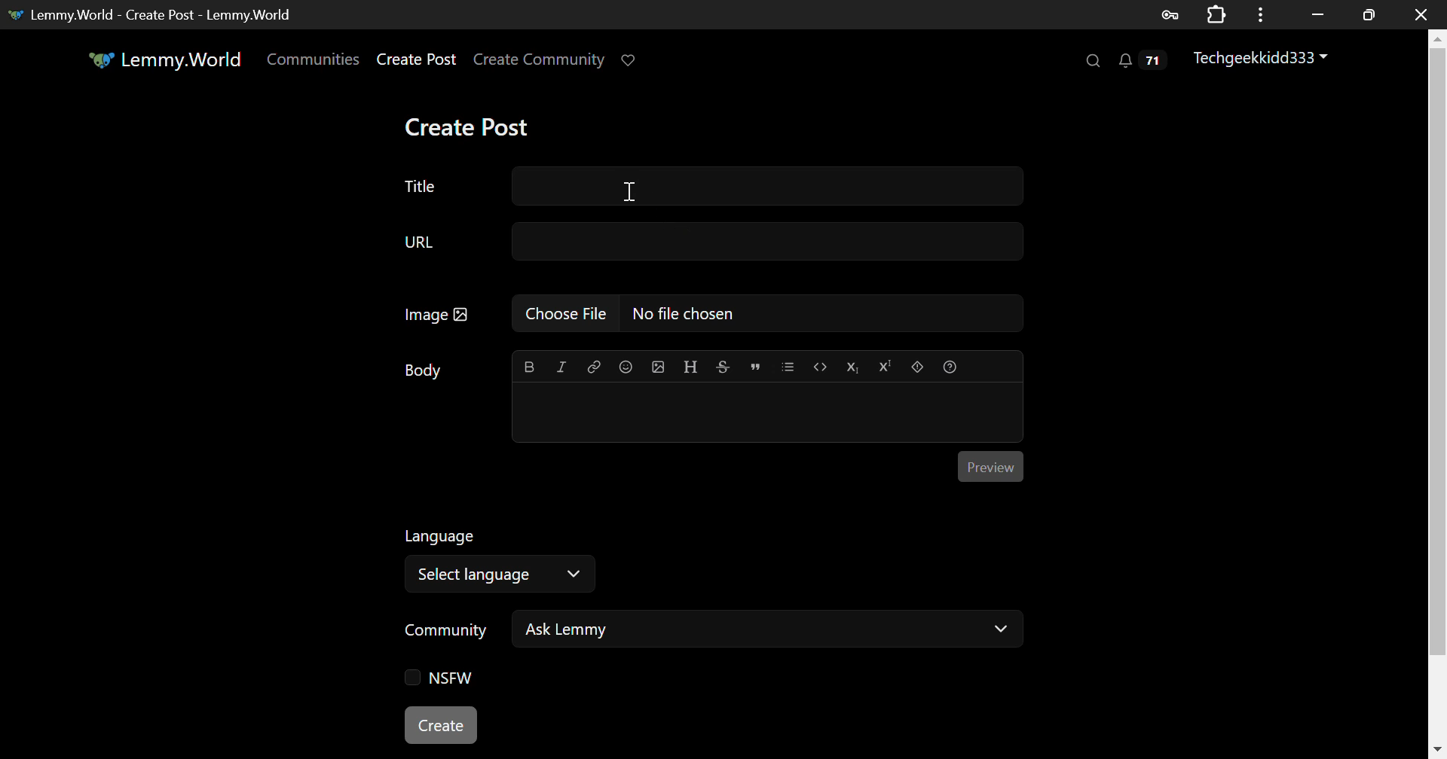  I want to click on Close Window, so click(1421, 13).